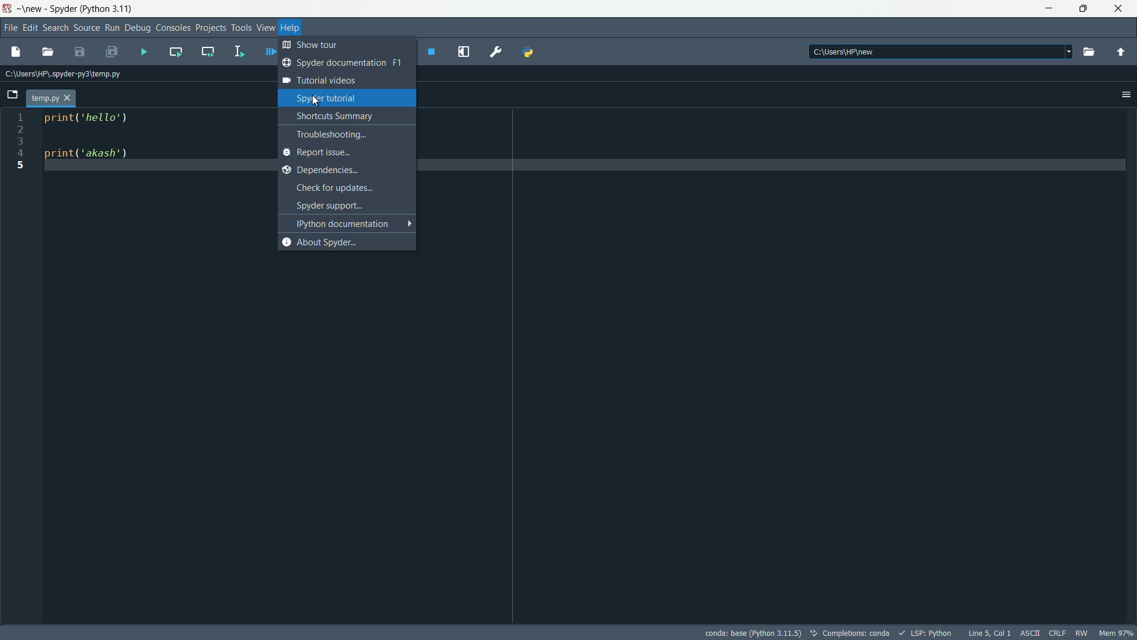 Image resolution: width=1137 pixels, height=640 pixels. What do you see at coordinates (347, 115) in the screenshot?
I see `shortcuts summary` at bounding box center [347, 115].